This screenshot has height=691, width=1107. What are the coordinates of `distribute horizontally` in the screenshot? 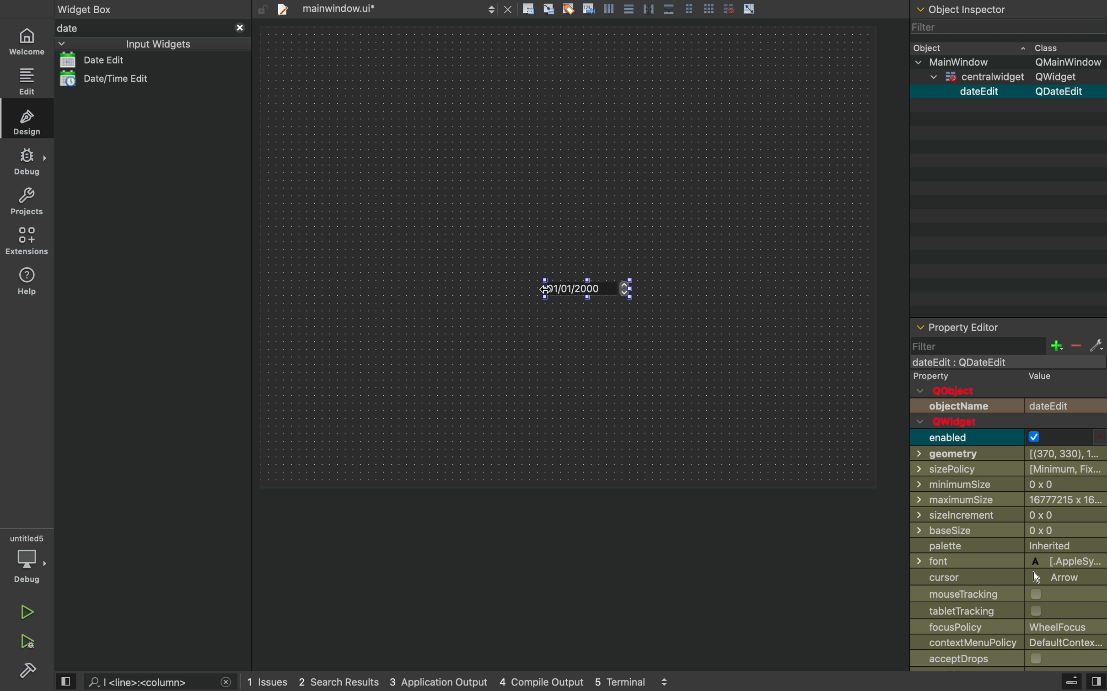 It's located at (648, 8).